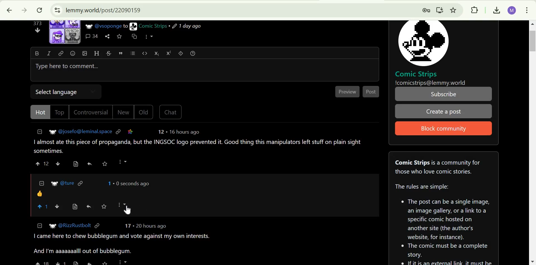 The width and height of the screenshot is (536, 265). Describe the element at coordinates (97, 226) in the screenshot. I see `link` at that location.